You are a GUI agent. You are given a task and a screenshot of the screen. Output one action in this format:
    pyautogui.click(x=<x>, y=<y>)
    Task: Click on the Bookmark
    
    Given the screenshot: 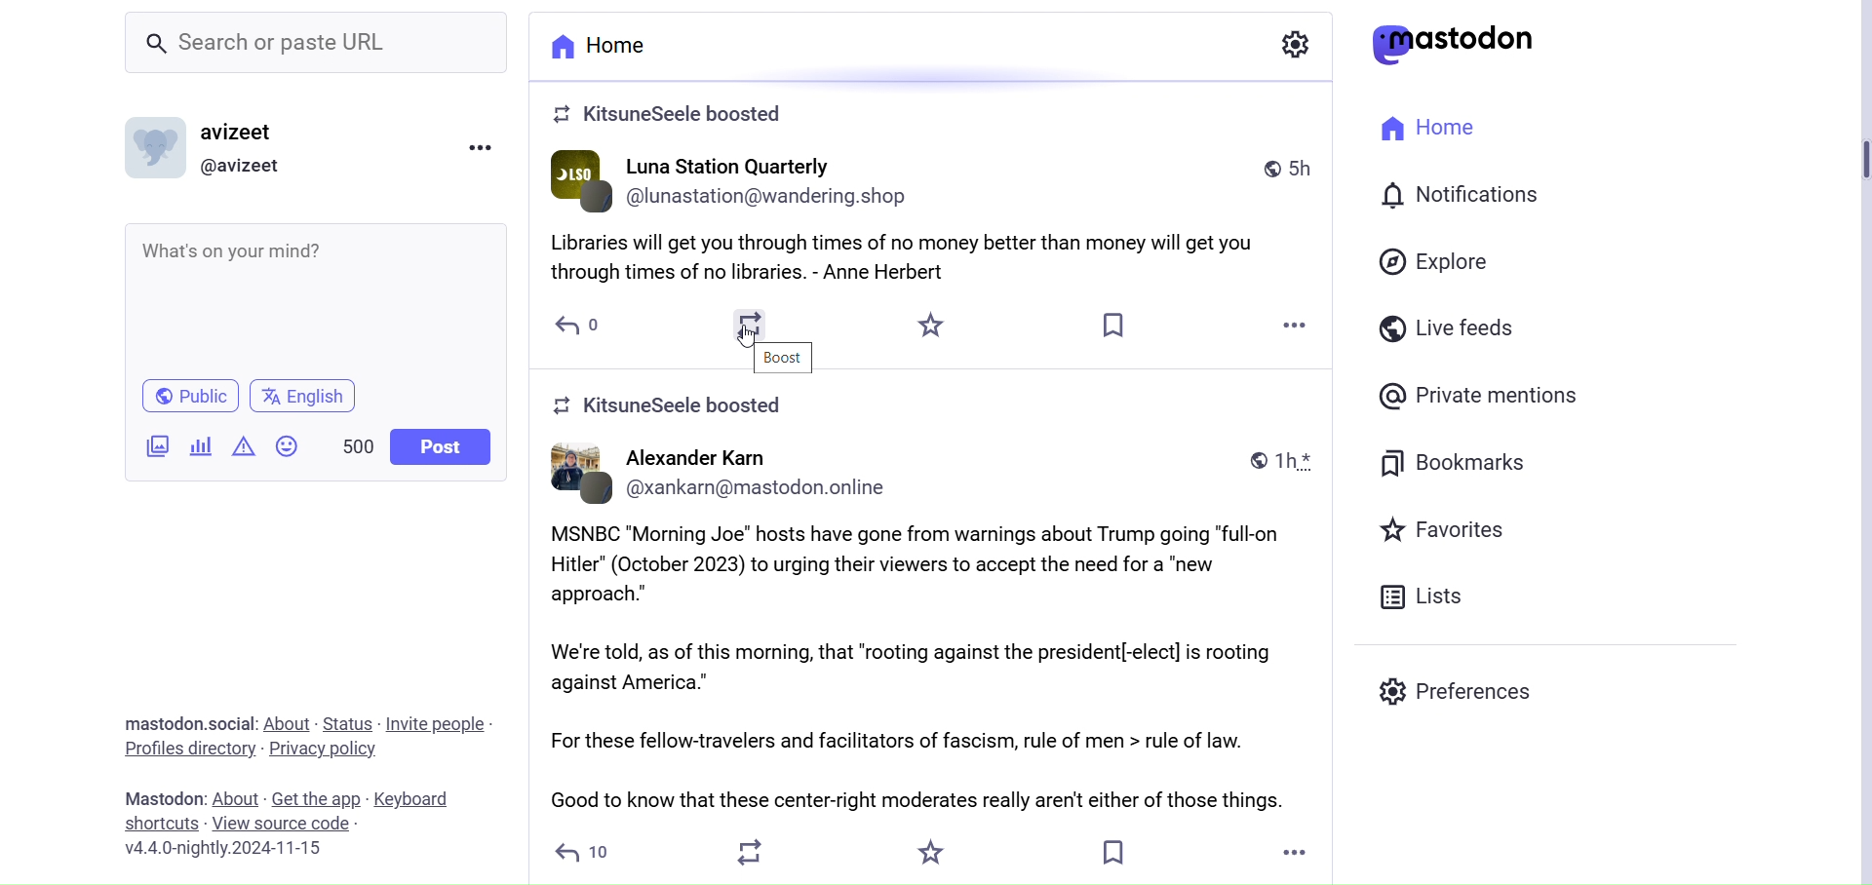 What is the action you would take?
    pyautogui.click(x=1115, y=324)
    